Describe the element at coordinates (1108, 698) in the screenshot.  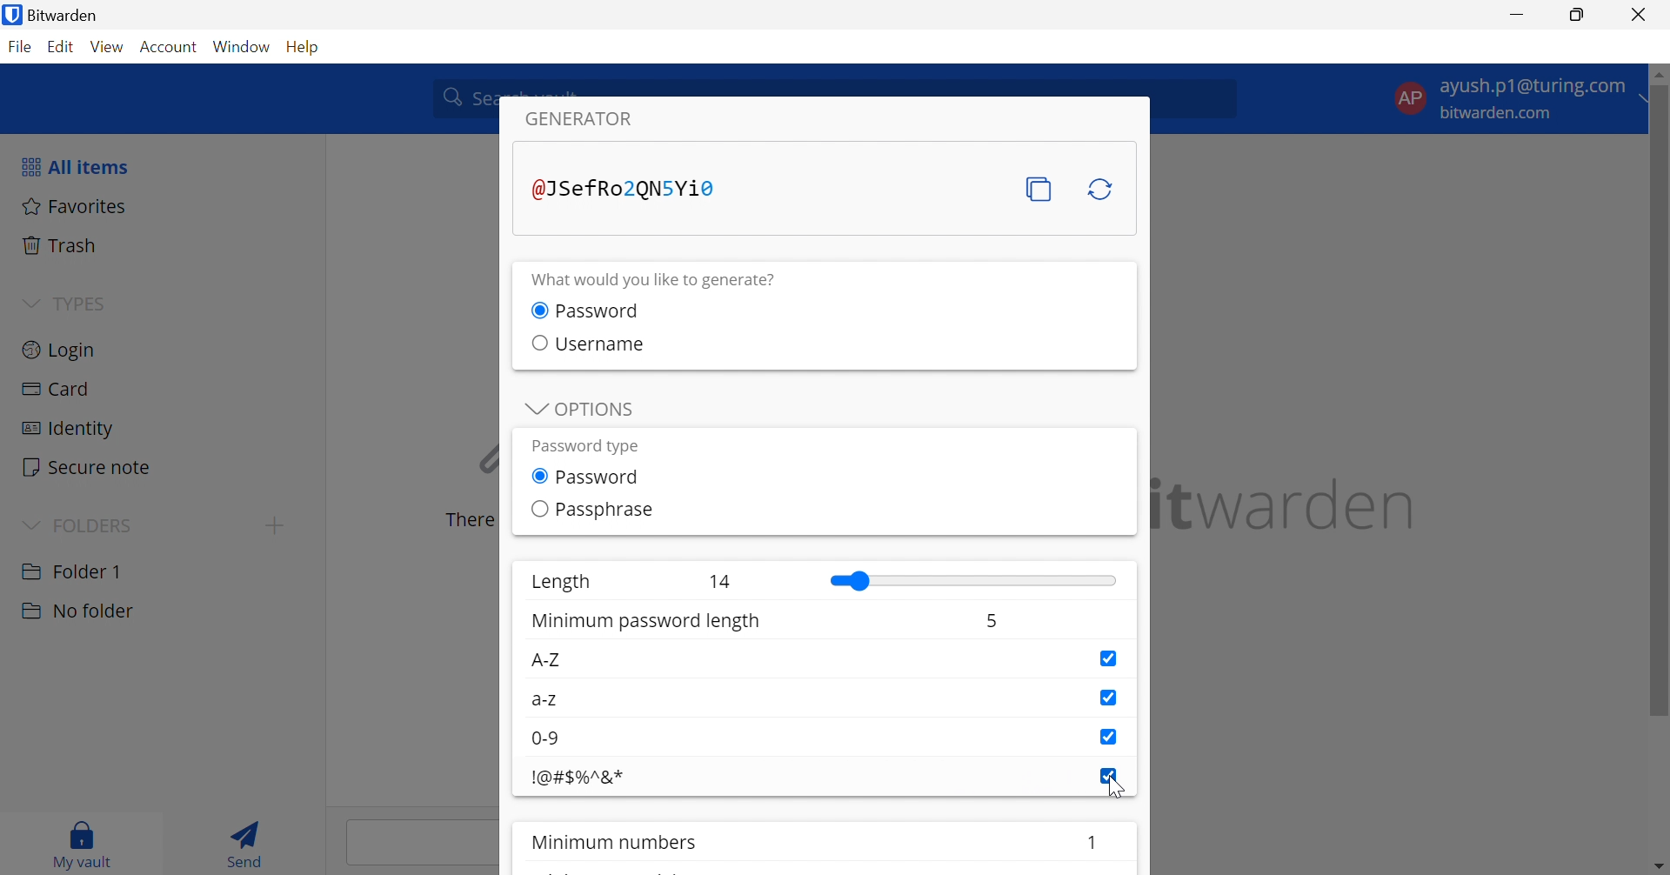
I see `Checkbox` at that location.